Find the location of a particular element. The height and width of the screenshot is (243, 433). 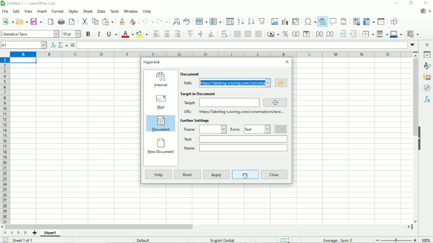

Headers and footers is located at coordinates (343, 21).